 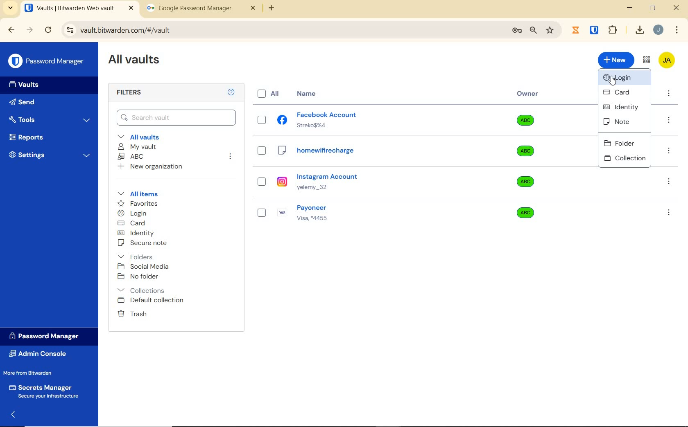 What do you see at coordinates (79, 8) in the screenshot?
I see `open tab` at bounding box center [79, 8].